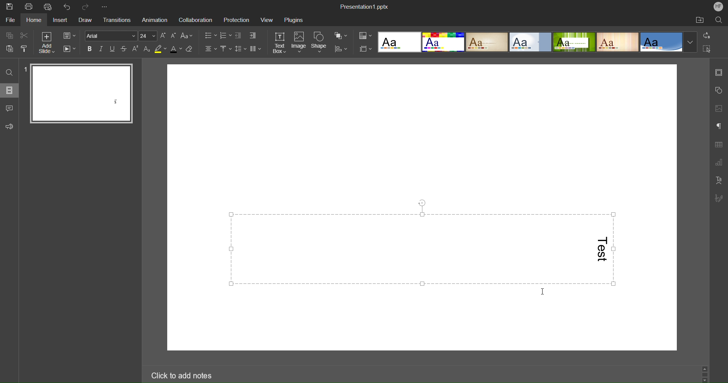 Image resolution: width=728 pixels, height=383 pixels. I want to click on Decrease indent, so click(238, 36).